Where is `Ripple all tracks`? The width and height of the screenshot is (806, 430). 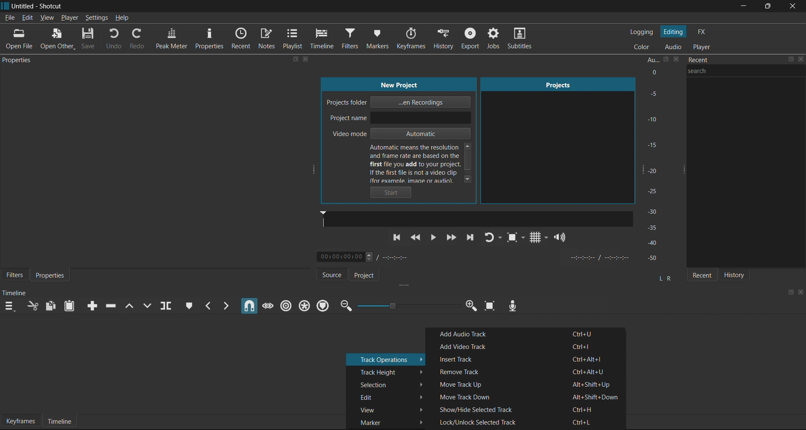 Ripple all tracks is located at coordinates (304, 305).